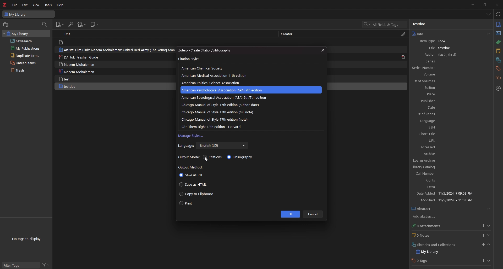 The width and height of the screenshot is (503, 269). Describe the element at coordinates (221, 112) in the screenshot. I see `chicago manual of style full note` at that location.